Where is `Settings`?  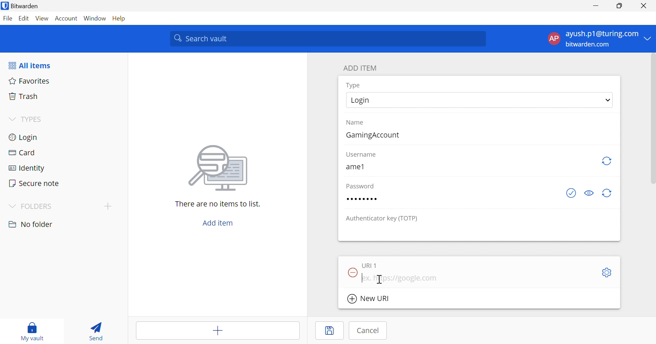
Settings is located at coordinates (608, 272).